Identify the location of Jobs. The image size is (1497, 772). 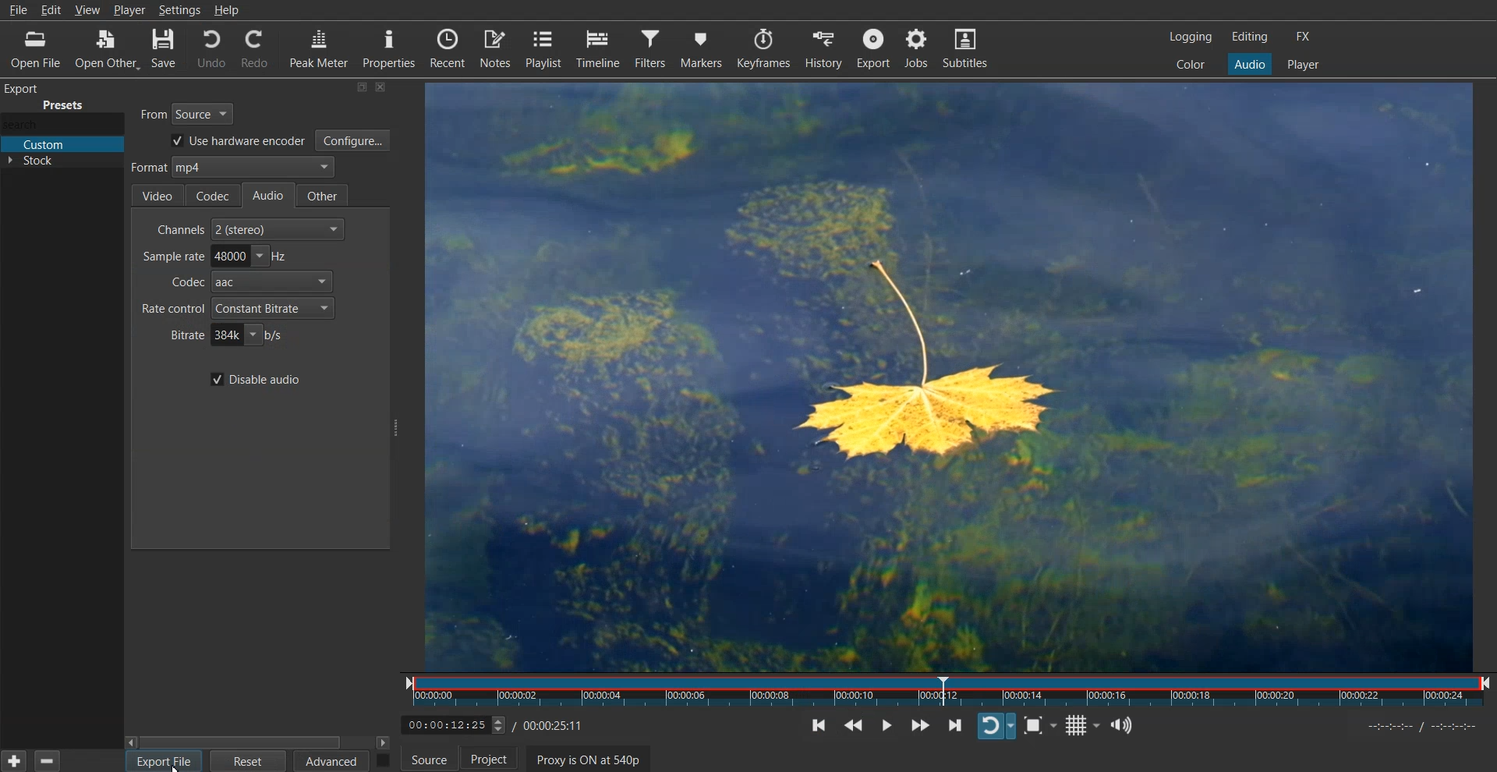
(917, 48).